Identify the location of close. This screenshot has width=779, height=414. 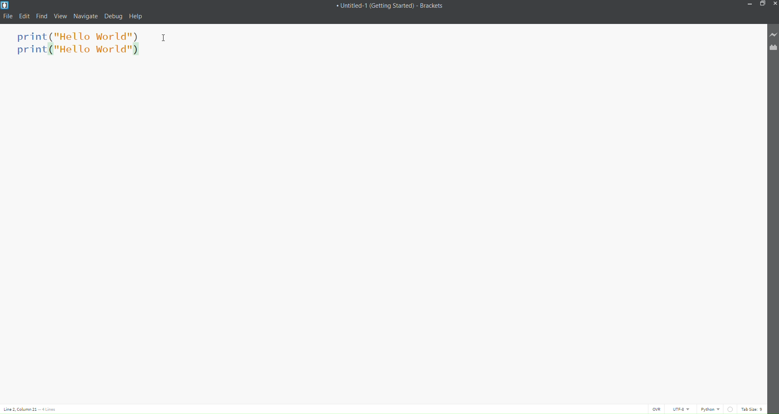
(774, 4).